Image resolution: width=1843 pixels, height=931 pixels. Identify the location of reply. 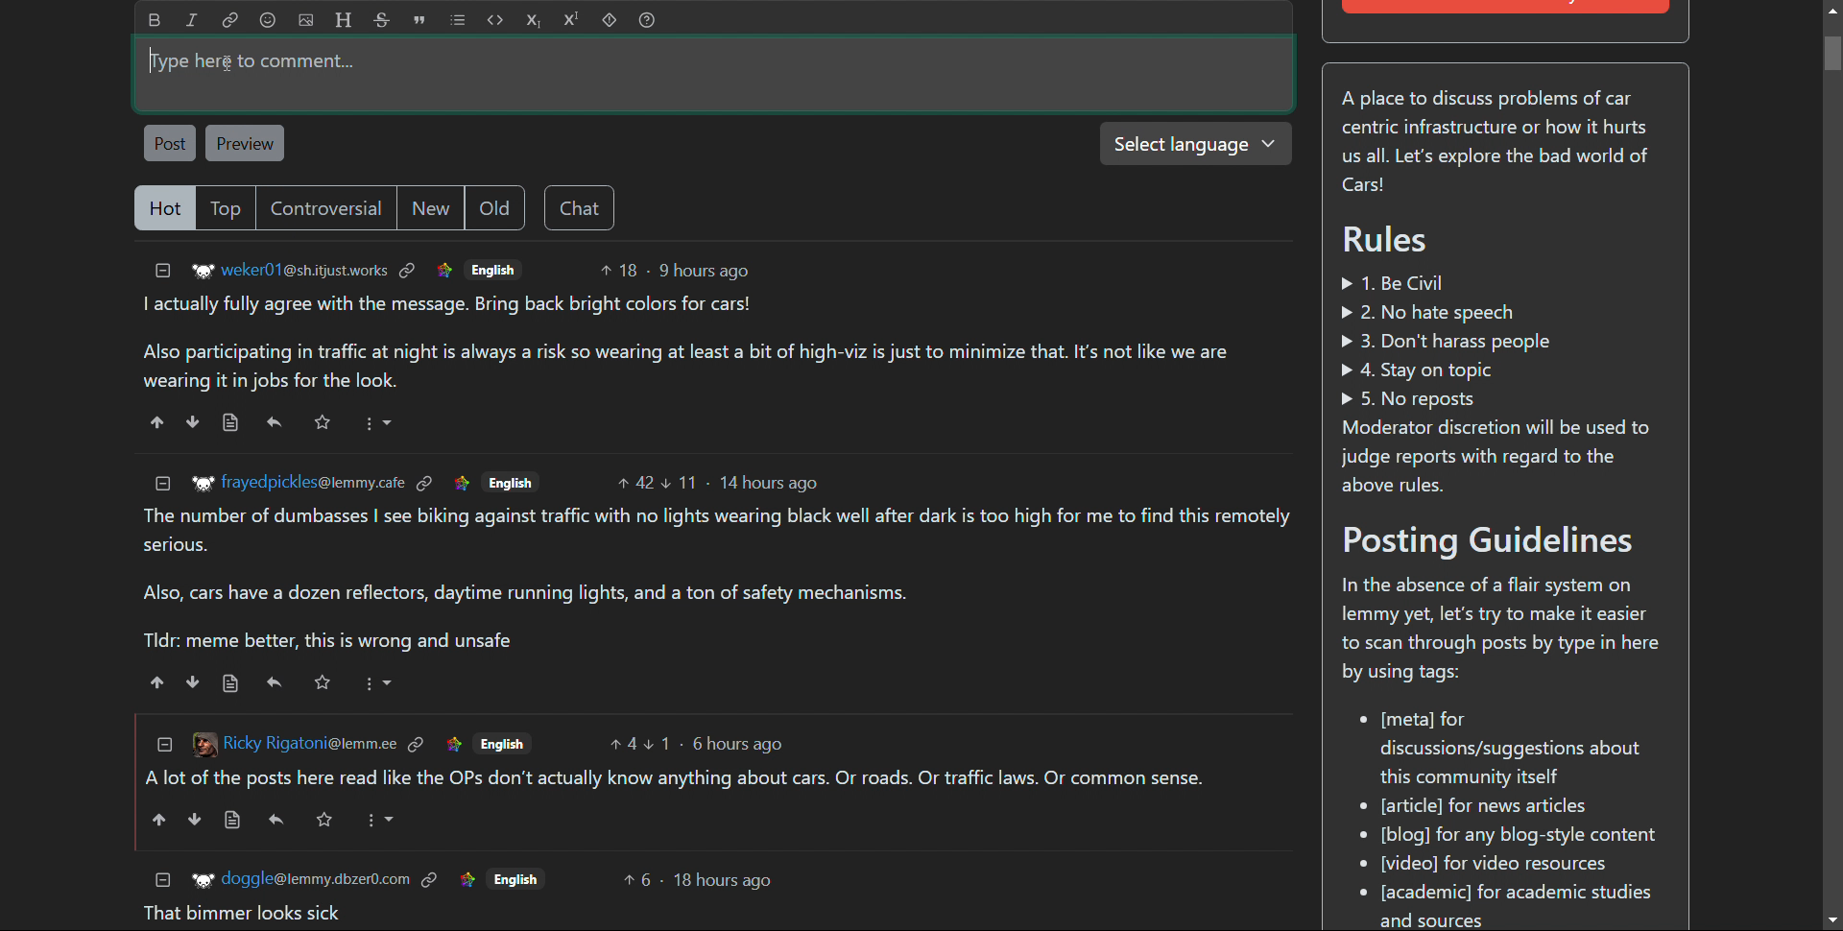
(275, 423).